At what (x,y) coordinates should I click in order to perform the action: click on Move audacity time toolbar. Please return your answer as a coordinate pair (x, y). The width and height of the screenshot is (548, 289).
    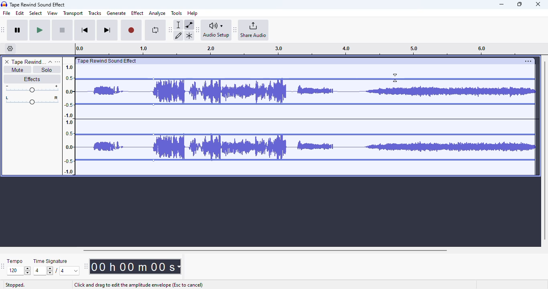
    Looking at the image, I should click on (85, 266).